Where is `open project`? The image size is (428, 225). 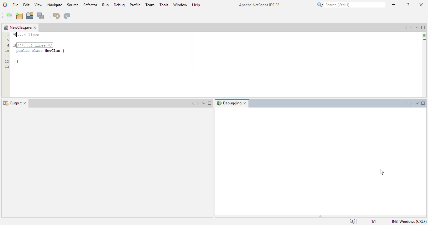 open project is located at coordinates (30, 16).